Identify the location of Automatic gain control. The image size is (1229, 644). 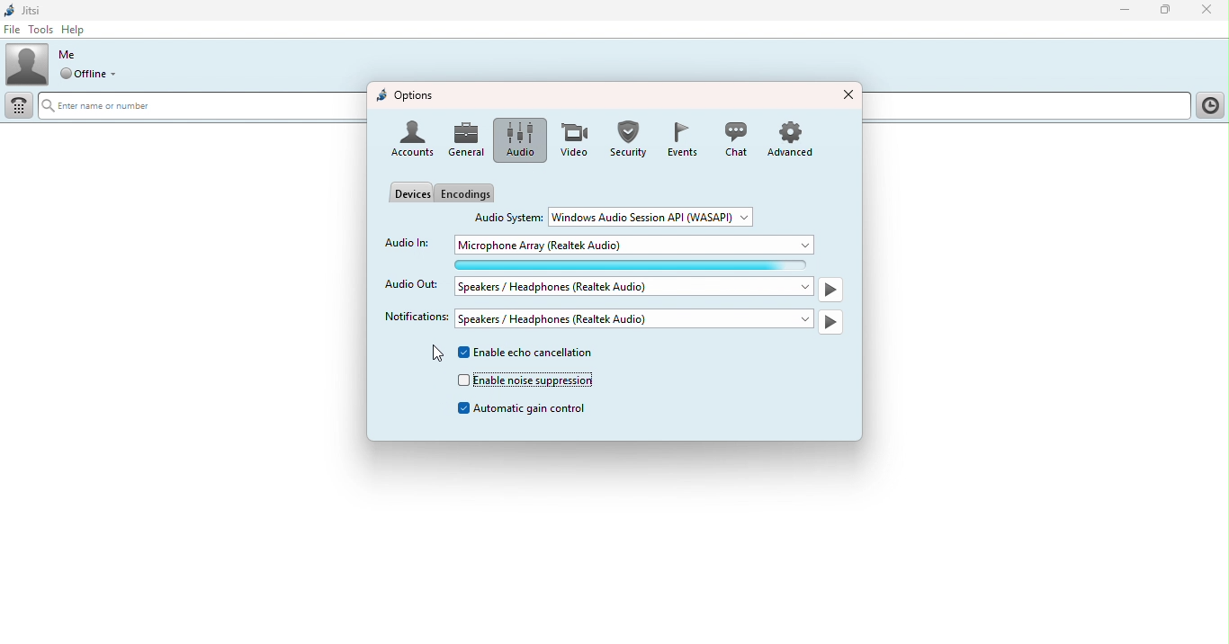
(526, 409).